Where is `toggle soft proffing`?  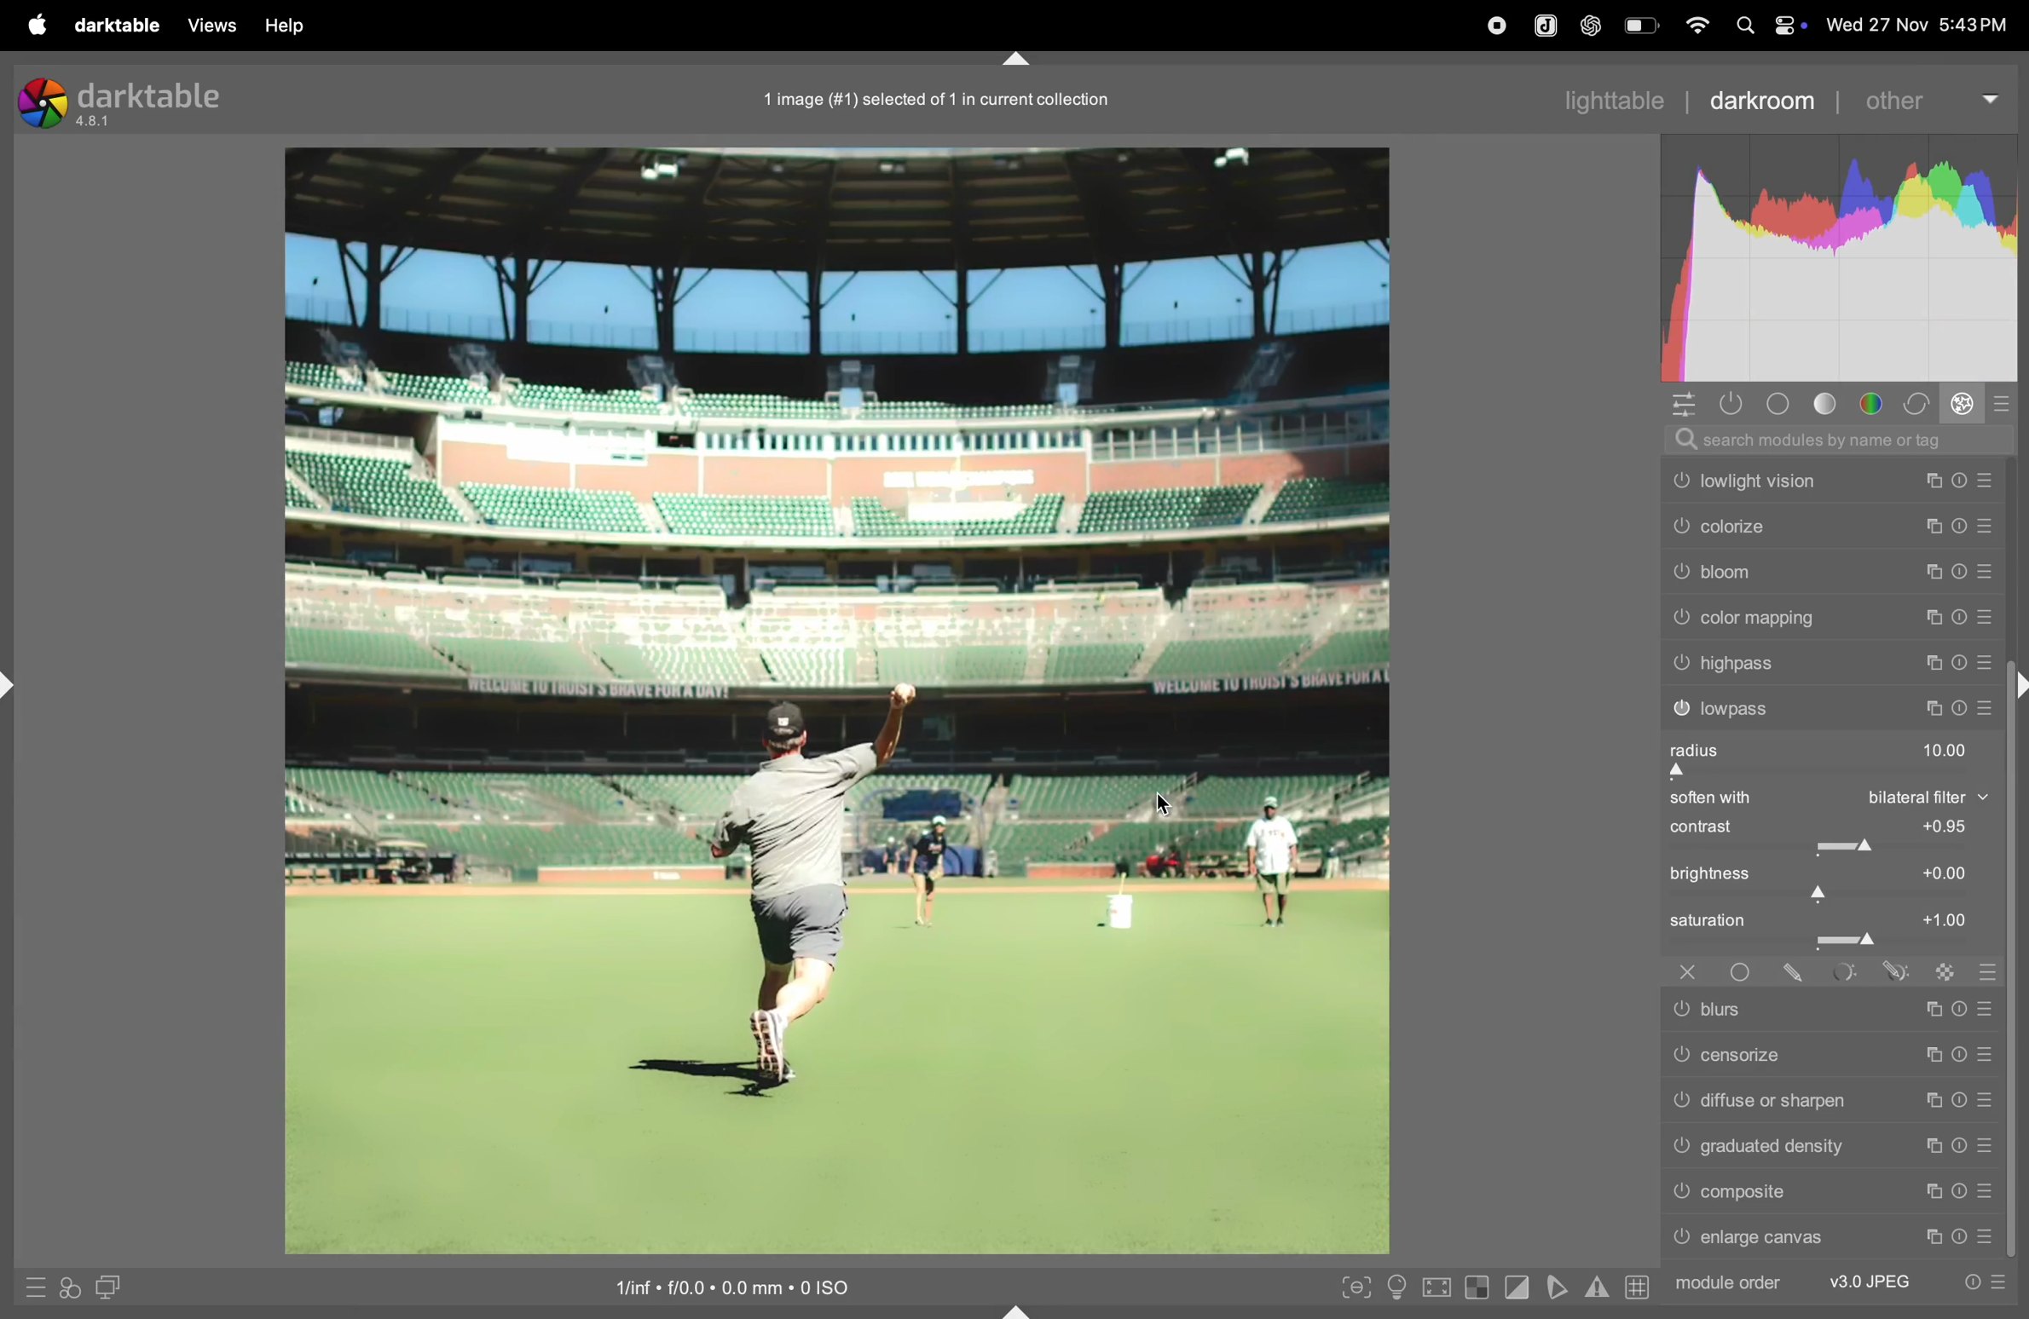
toggle soft proffing is located at coordinates (1558, 1287).